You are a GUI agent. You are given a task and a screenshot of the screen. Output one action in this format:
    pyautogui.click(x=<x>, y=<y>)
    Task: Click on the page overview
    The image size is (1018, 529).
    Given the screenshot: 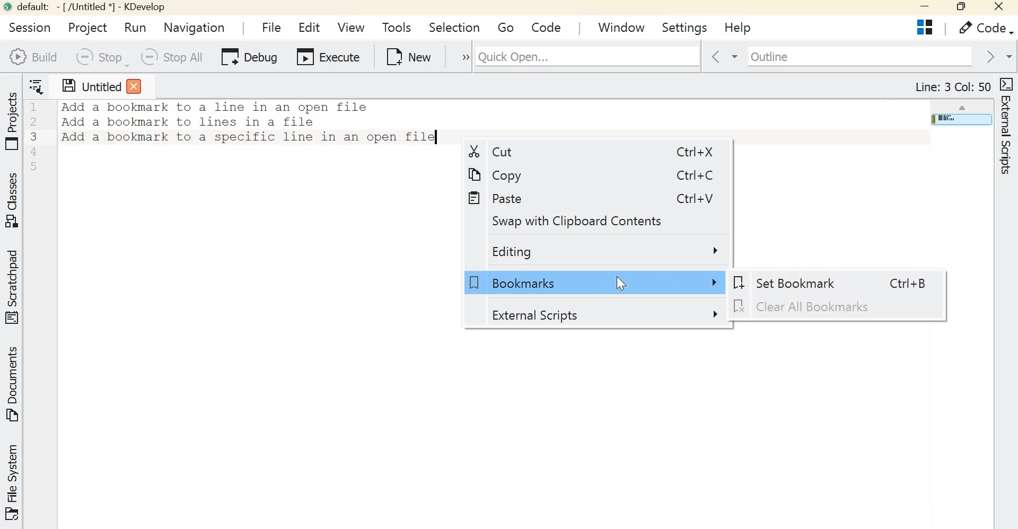 What is the action you would take?
    pyautogui.click(x=960, y=119)
    